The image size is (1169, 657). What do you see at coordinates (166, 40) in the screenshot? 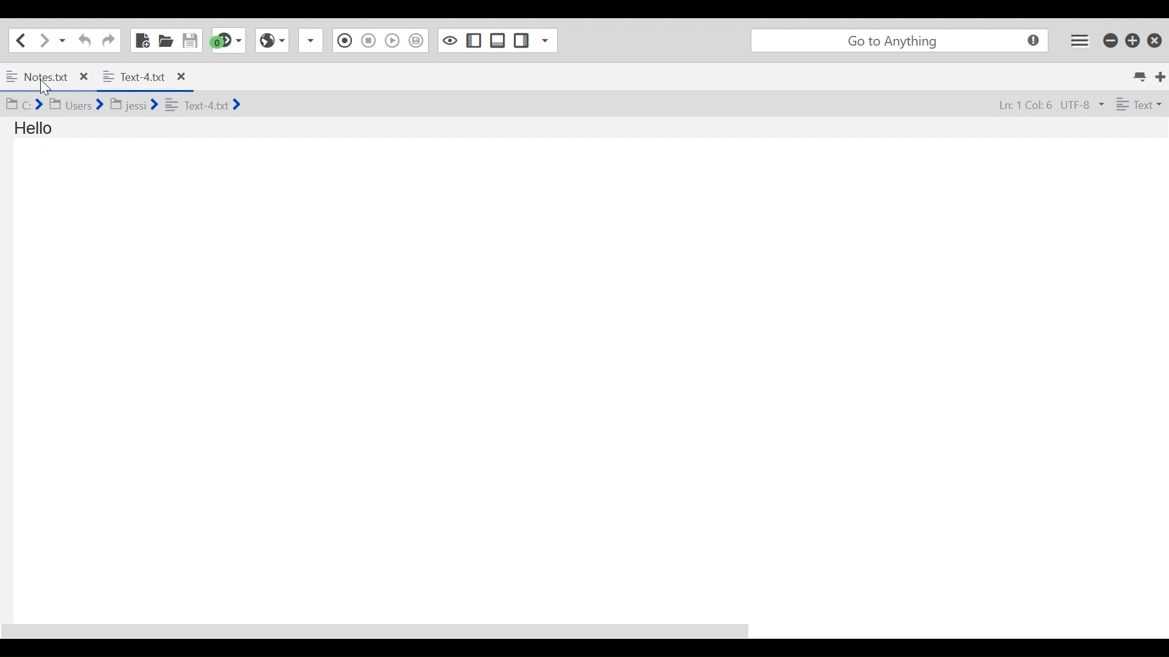
I see `Open` at bounding box center [166, 40].